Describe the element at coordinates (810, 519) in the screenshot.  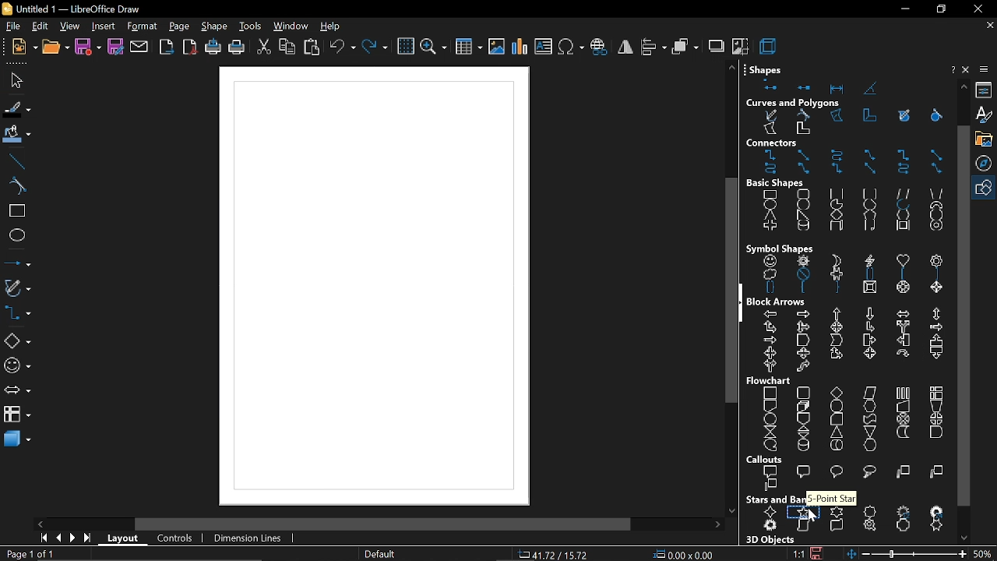
I see `cursor` at that location.